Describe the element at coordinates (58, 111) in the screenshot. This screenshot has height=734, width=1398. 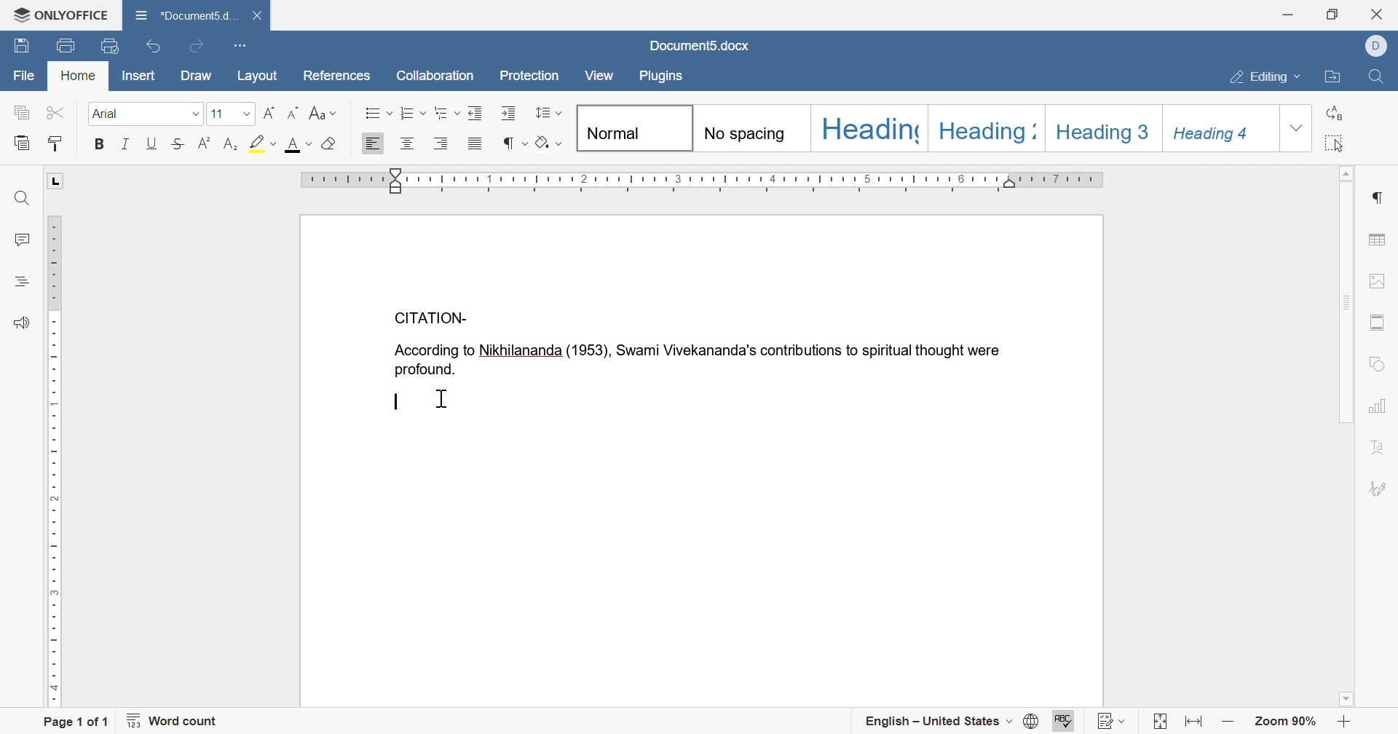
I see `cut` at that location.